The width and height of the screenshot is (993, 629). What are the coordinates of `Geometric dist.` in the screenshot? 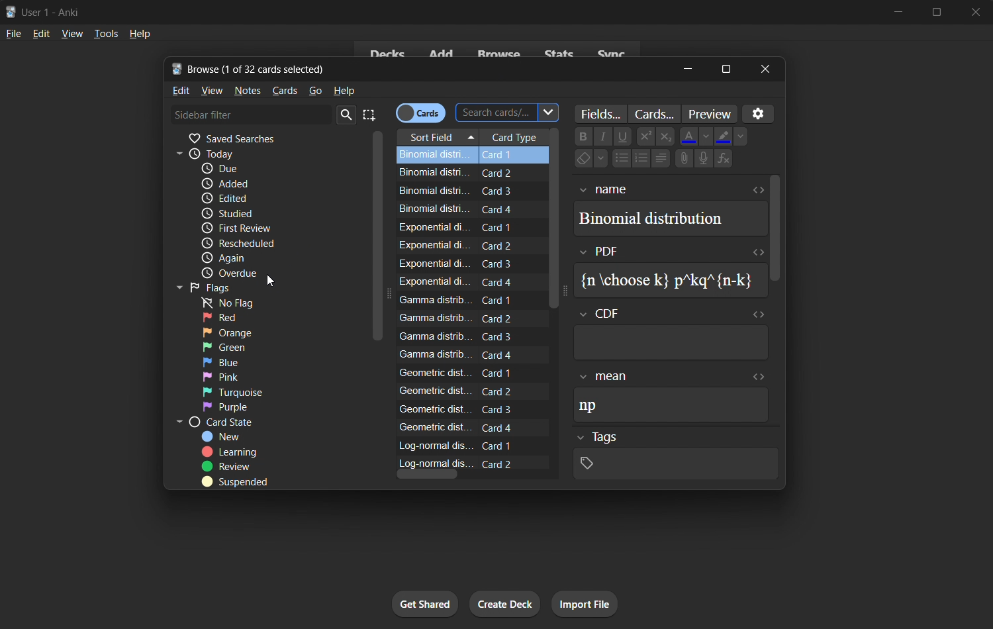 It's located at (433, 427).